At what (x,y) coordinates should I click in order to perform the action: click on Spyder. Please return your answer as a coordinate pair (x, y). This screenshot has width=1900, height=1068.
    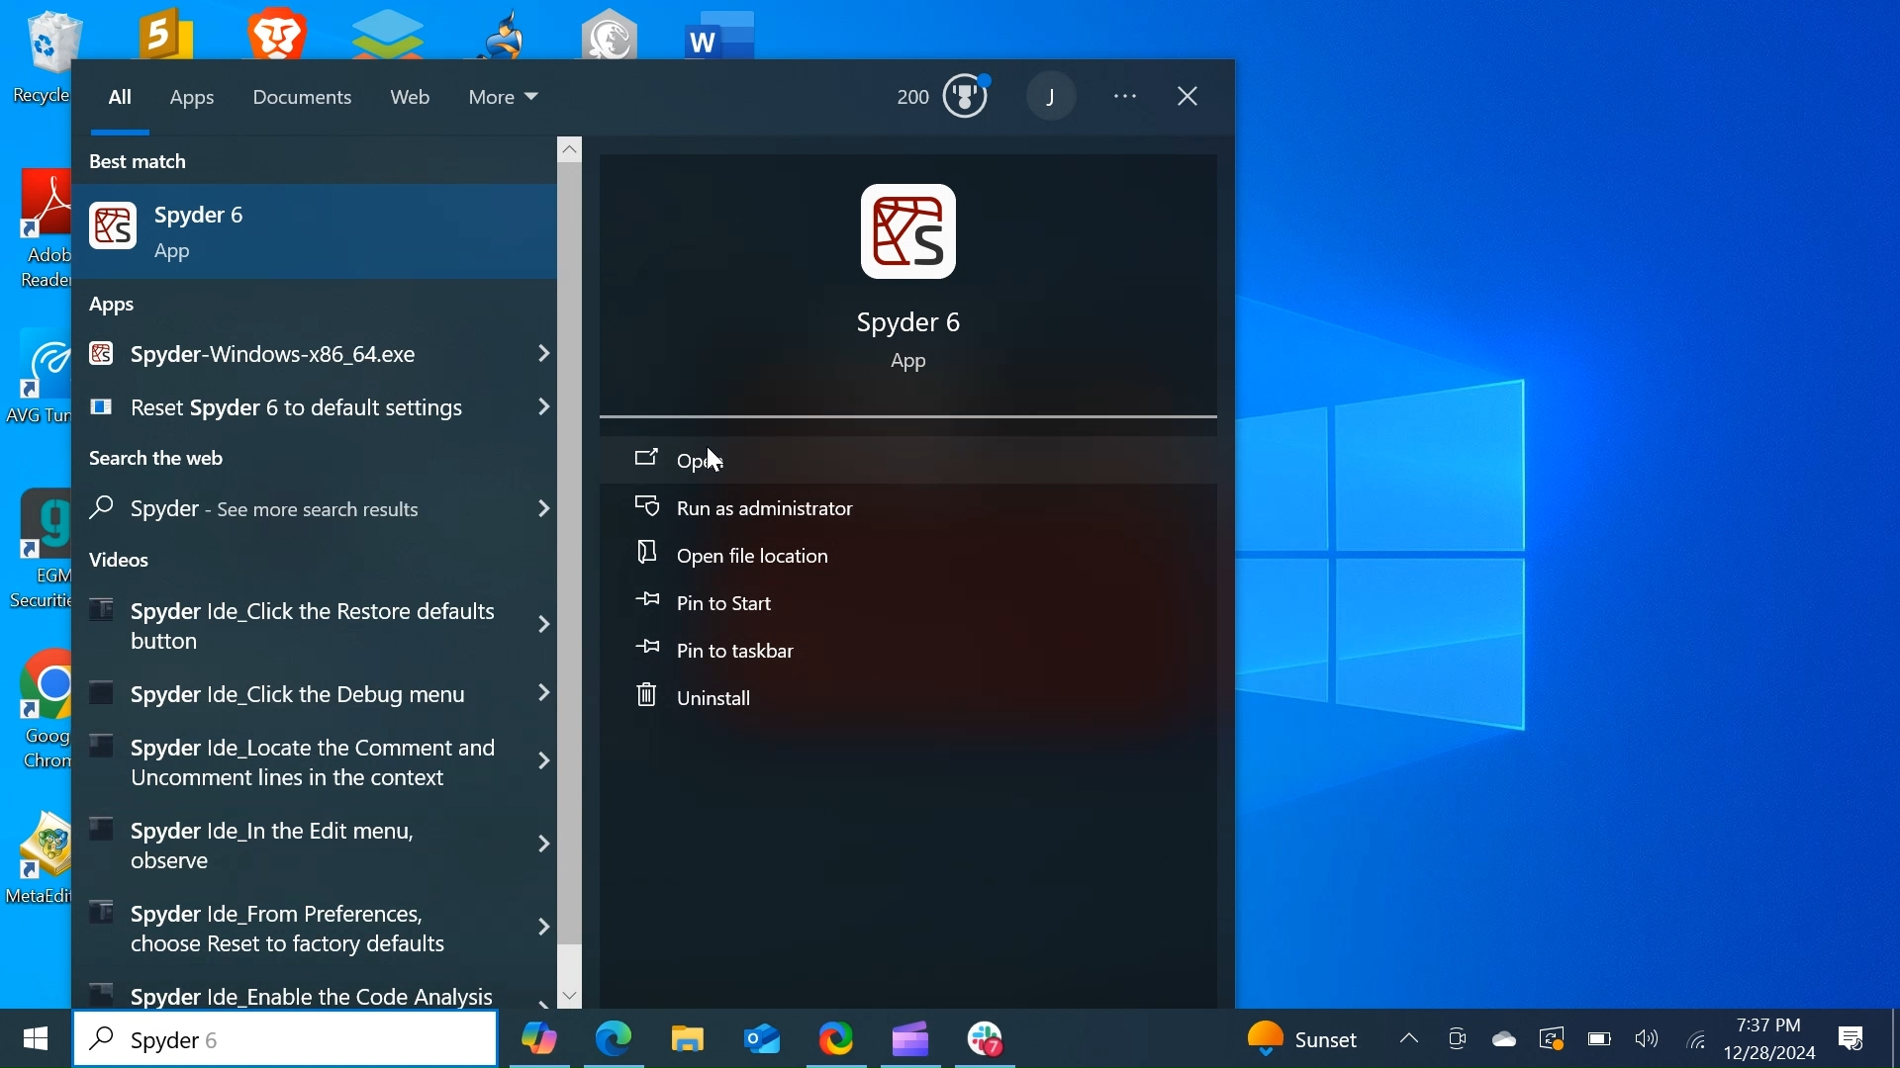
    Looking at the image, I should click on (318, 352).